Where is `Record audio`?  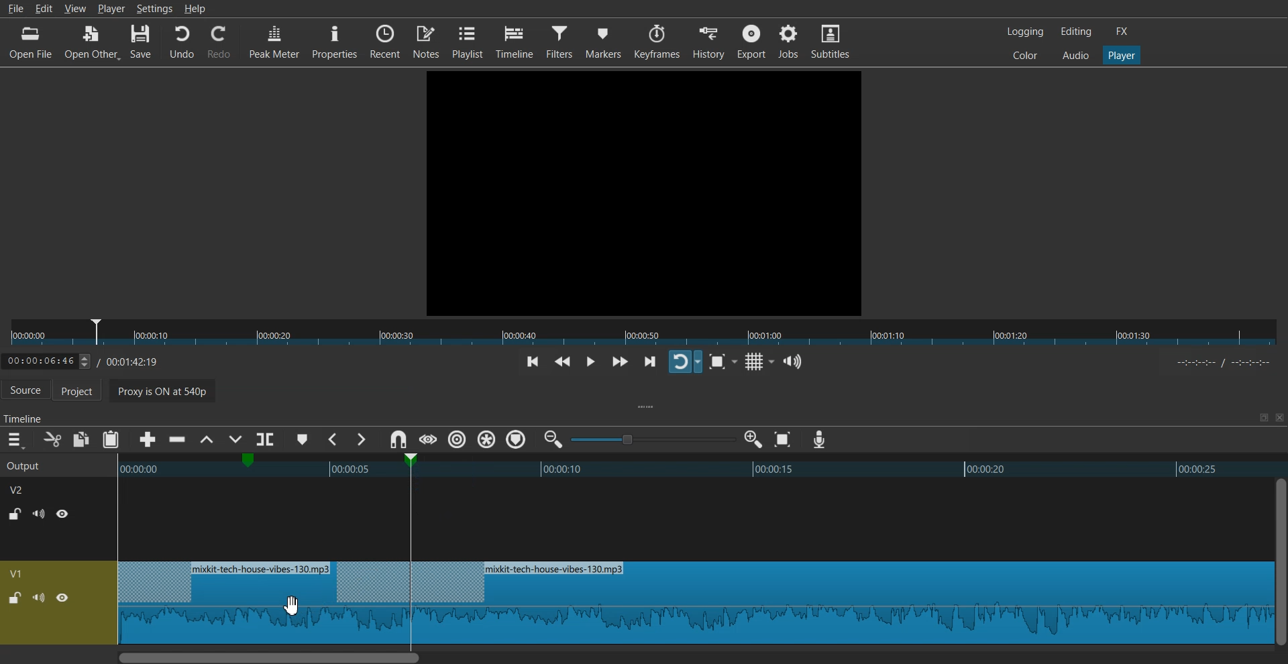
Record audio is located at coordinates (818, 440).